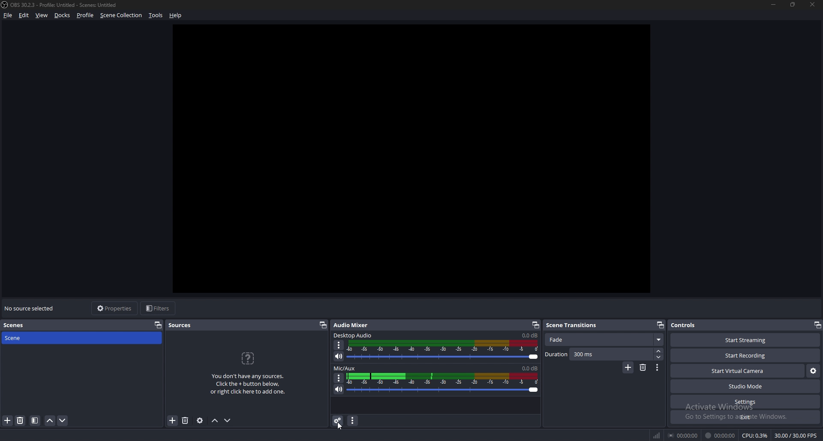 This screenshot has width=823, height=441. Describe the element at coordinates (689, 325) in the screenshot. I see `controls` at that location.